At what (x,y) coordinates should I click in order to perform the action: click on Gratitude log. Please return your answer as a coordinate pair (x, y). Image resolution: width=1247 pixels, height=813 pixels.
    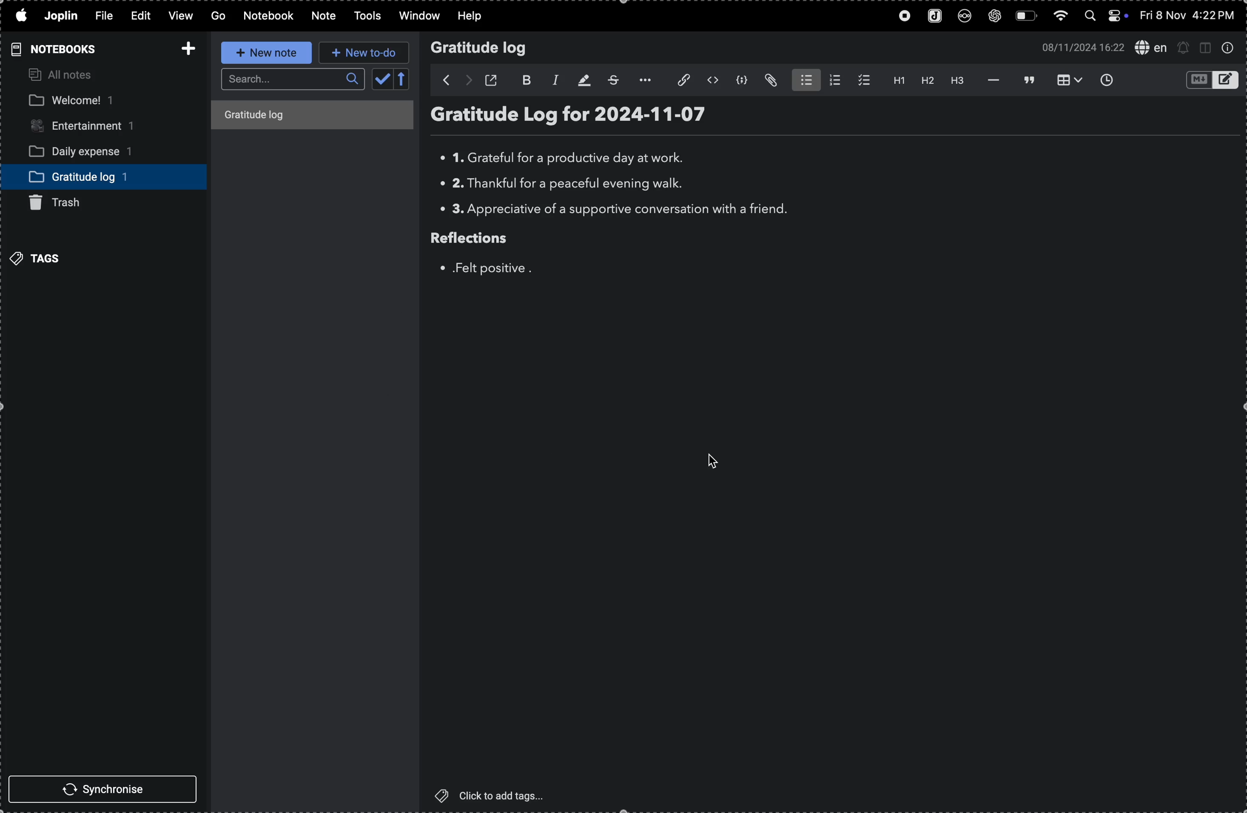
    Looking at the image, I should click on (480, 48).